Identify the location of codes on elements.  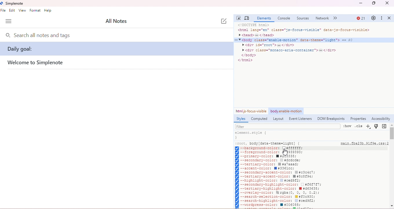
(309, 46).